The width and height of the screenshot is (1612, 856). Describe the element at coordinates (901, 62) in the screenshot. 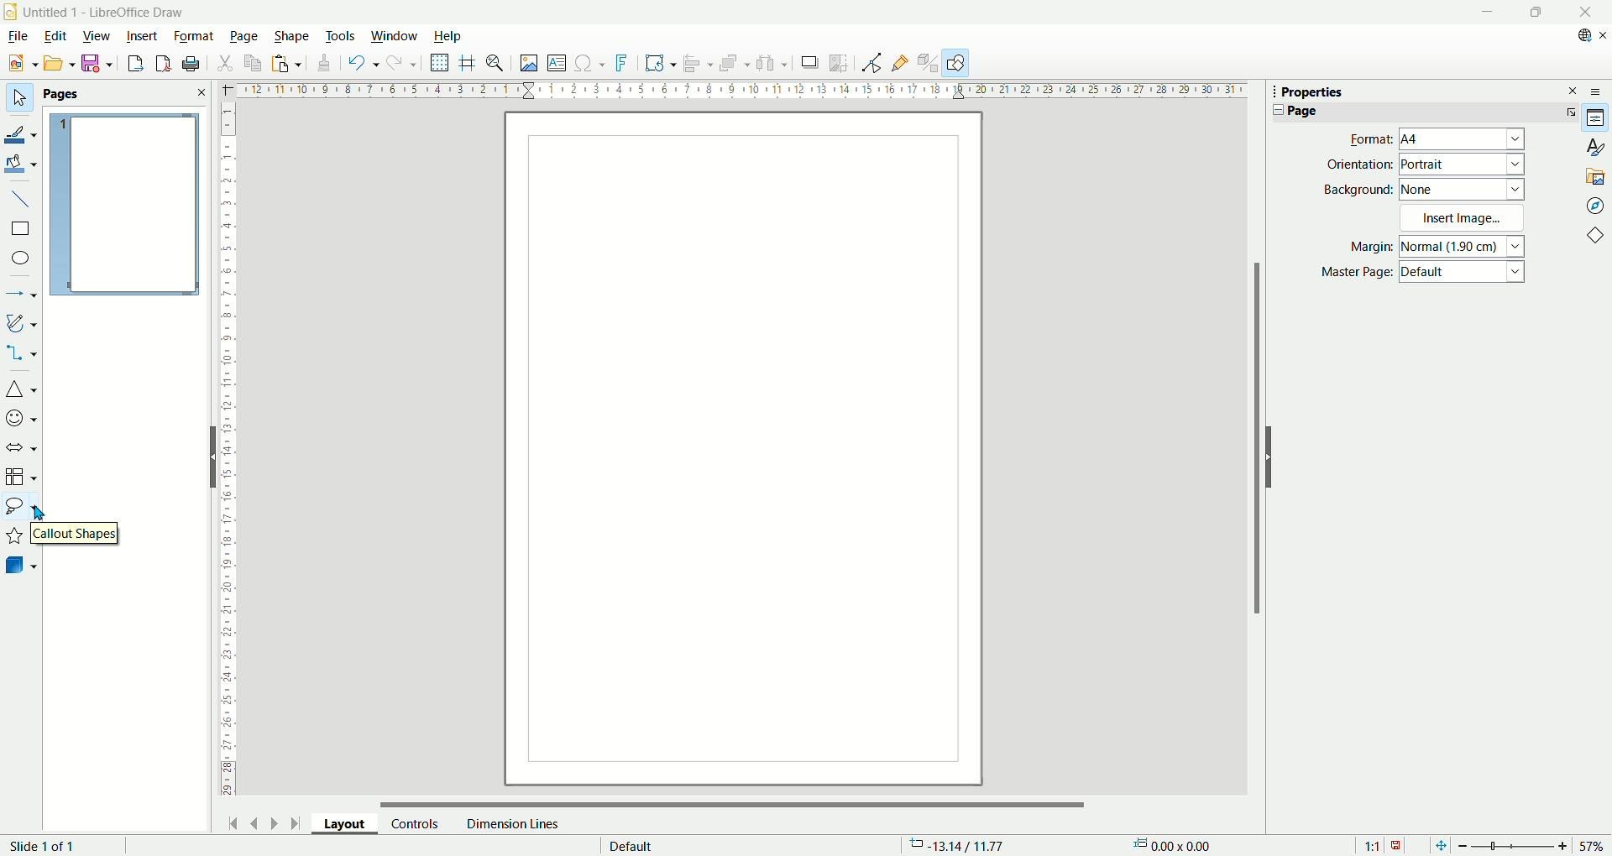

I see `gluepoint function` at that location.